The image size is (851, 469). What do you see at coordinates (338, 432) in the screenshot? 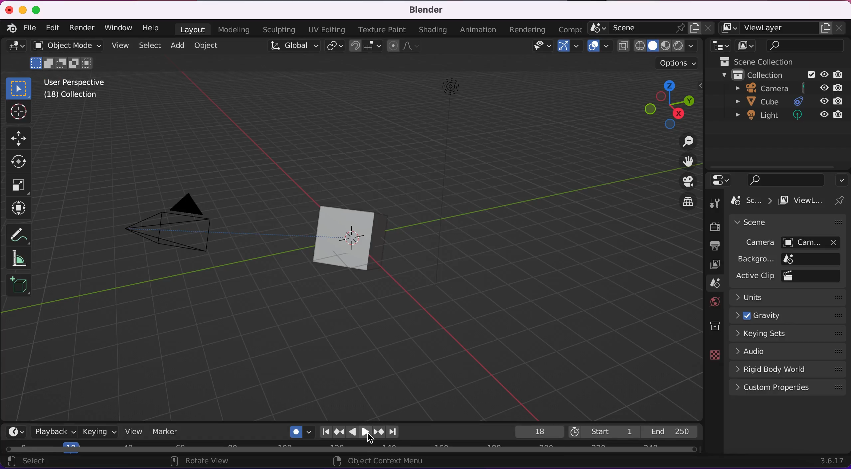
I see `jump to keyframe` at bounding box center [338, 432].